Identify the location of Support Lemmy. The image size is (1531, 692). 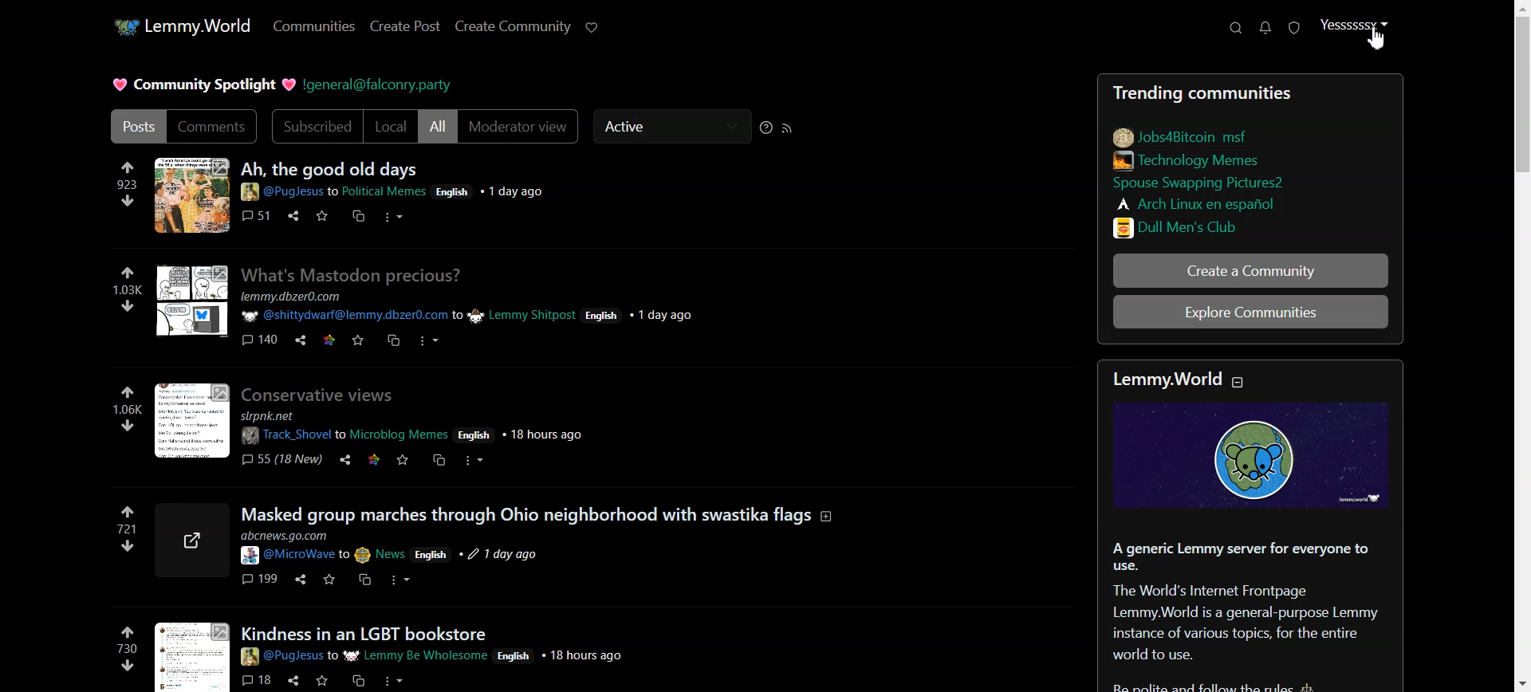
(593, 27).